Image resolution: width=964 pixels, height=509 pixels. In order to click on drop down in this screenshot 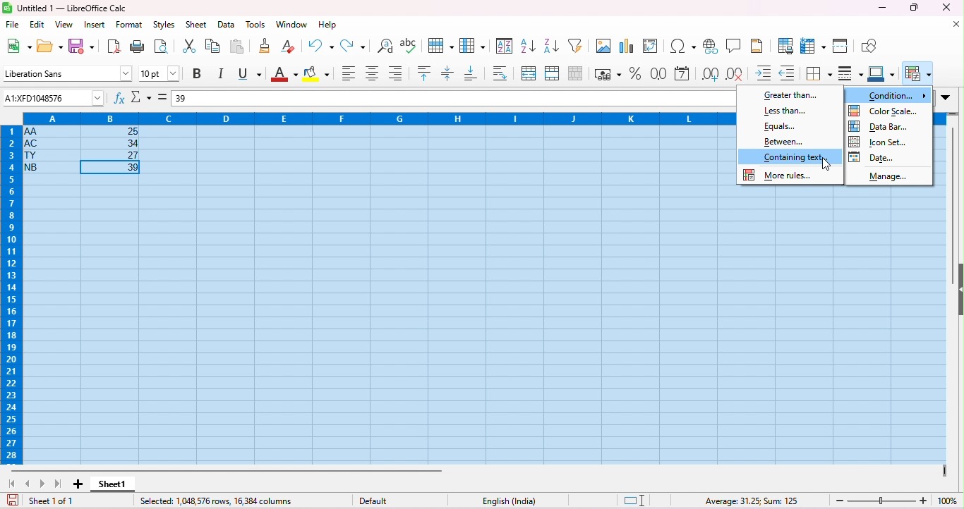, I will do `click(947, 97)`.